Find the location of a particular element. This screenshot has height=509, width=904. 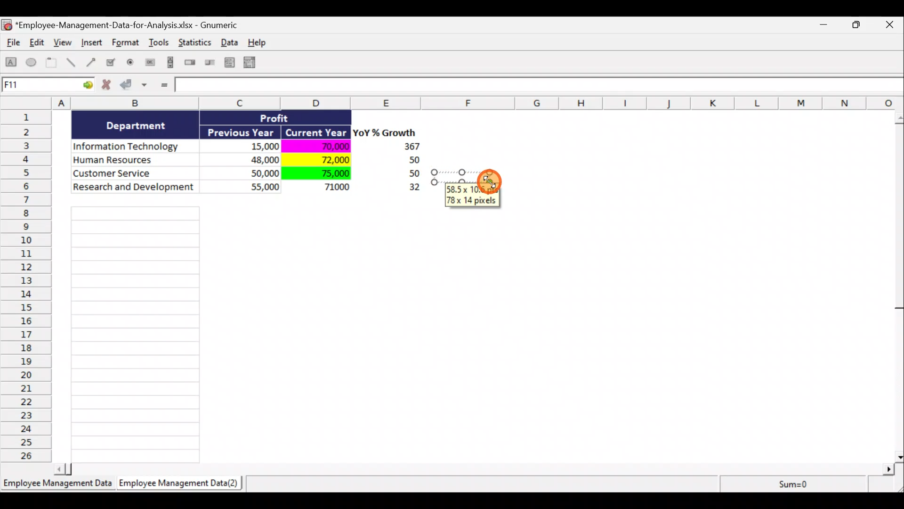

Data is located at coordinates (232, 42).